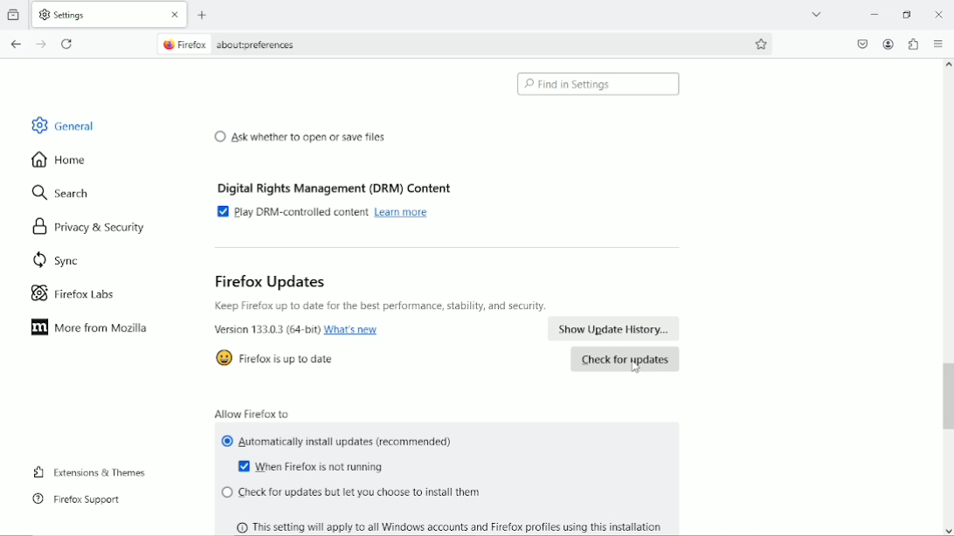  What do you see at coordinates (888, 44) in the screenshot?
I see `account` at bounding box center [888, 44].